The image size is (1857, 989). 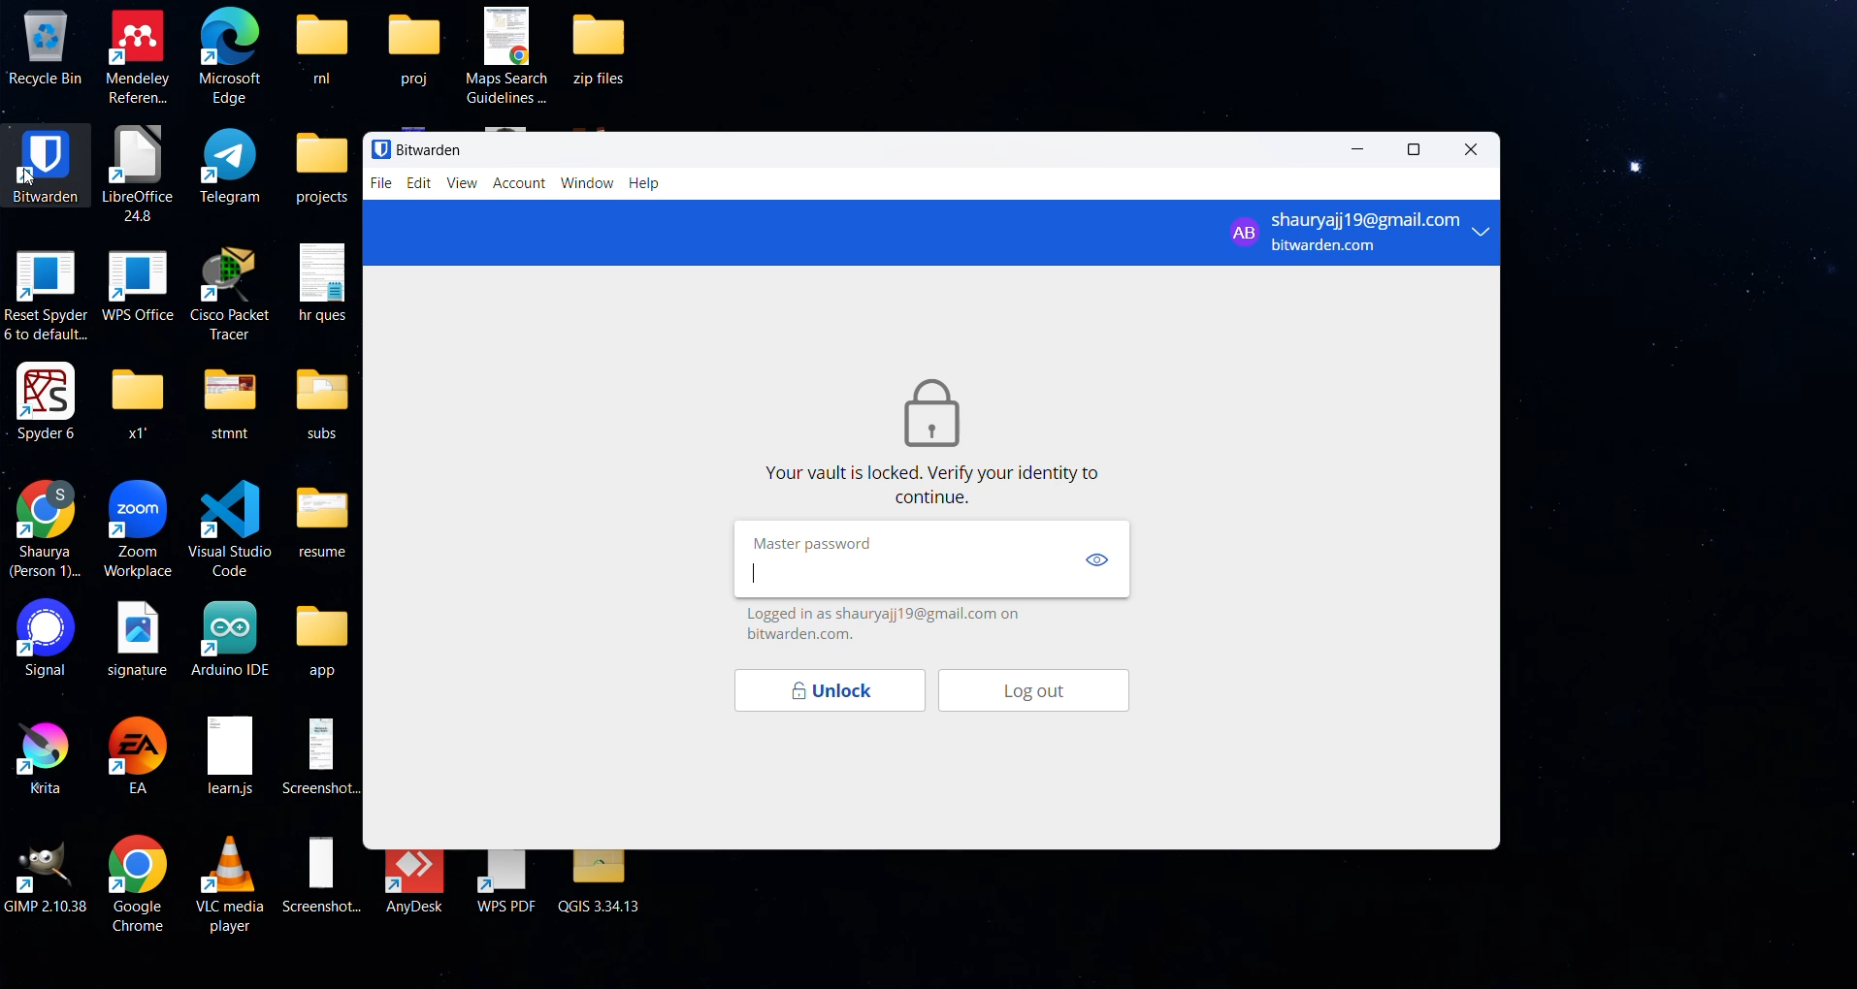 I want to click on Reset Spyder 6 to default.., so click(x=46, y=295).